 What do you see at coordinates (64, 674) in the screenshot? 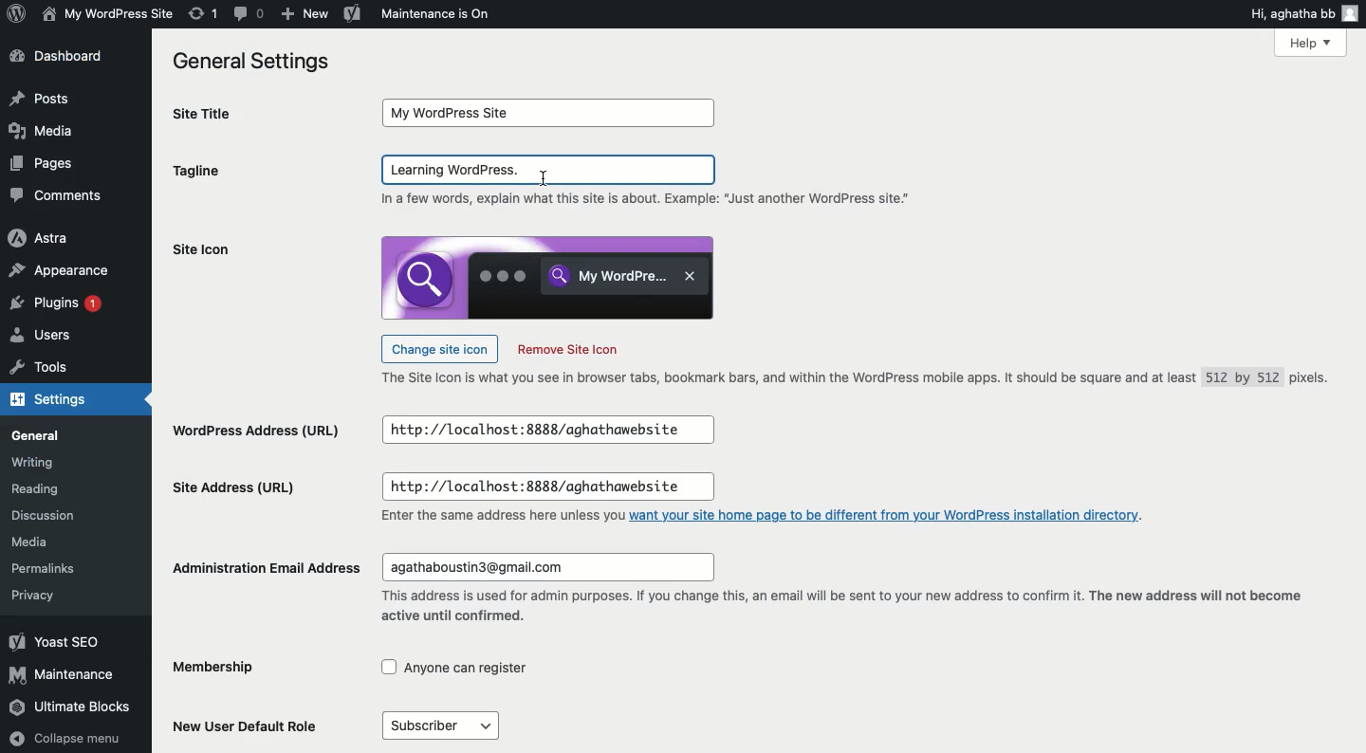
I see `Maintenance` at bounding box center [64, 674].